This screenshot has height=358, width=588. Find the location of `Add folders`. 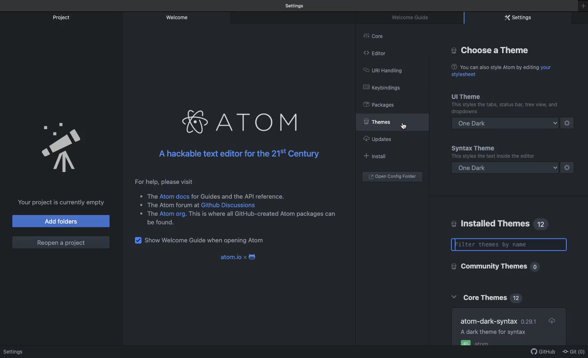

Add folders is located at coordinates (61, 221).